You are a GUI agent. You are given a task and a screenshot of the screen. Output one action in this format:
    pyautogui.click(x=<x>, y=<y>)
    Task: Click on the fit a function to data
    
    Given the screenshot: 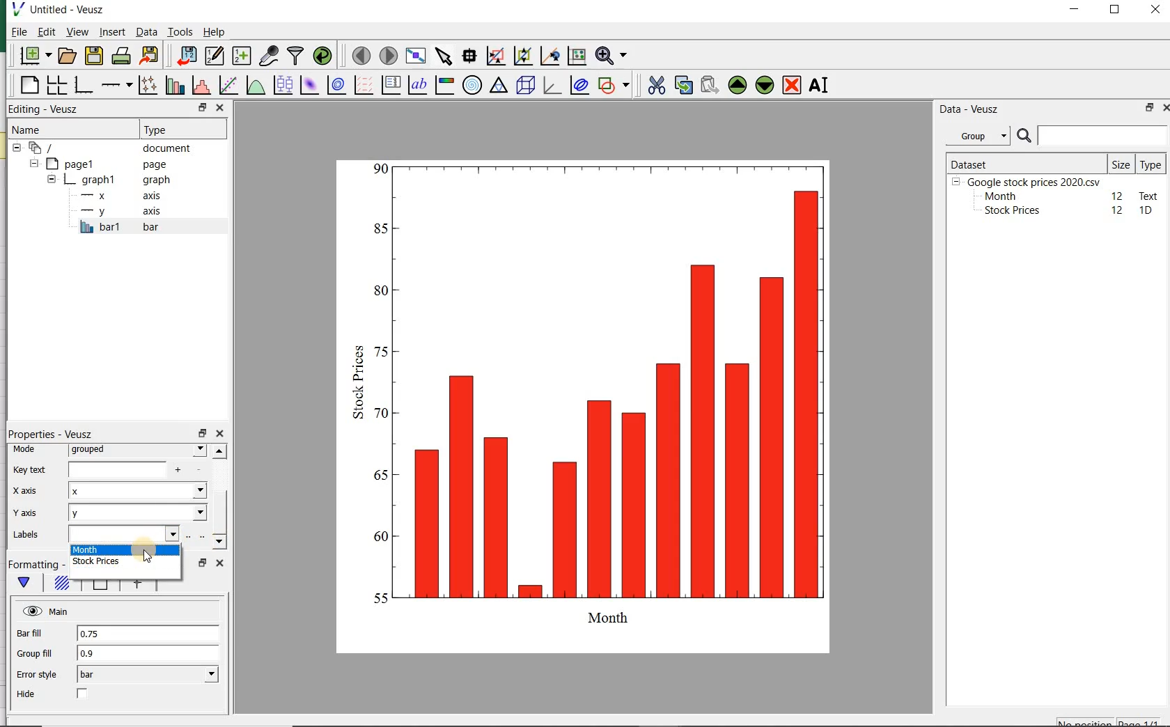 What is the action you would take?
    pyautogui.click(x=227, y=86)
    